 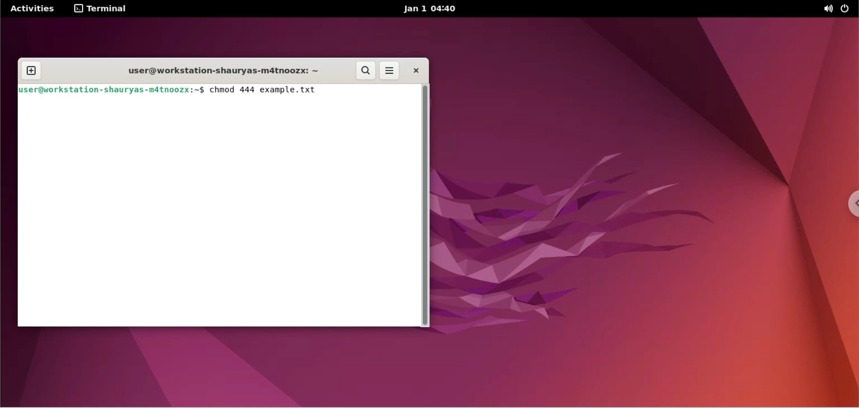 I want to click on fJuser@workstation-shauryas-mdtnoozx:~$ chmod 444 example.txt, so click(x=171, y=90).